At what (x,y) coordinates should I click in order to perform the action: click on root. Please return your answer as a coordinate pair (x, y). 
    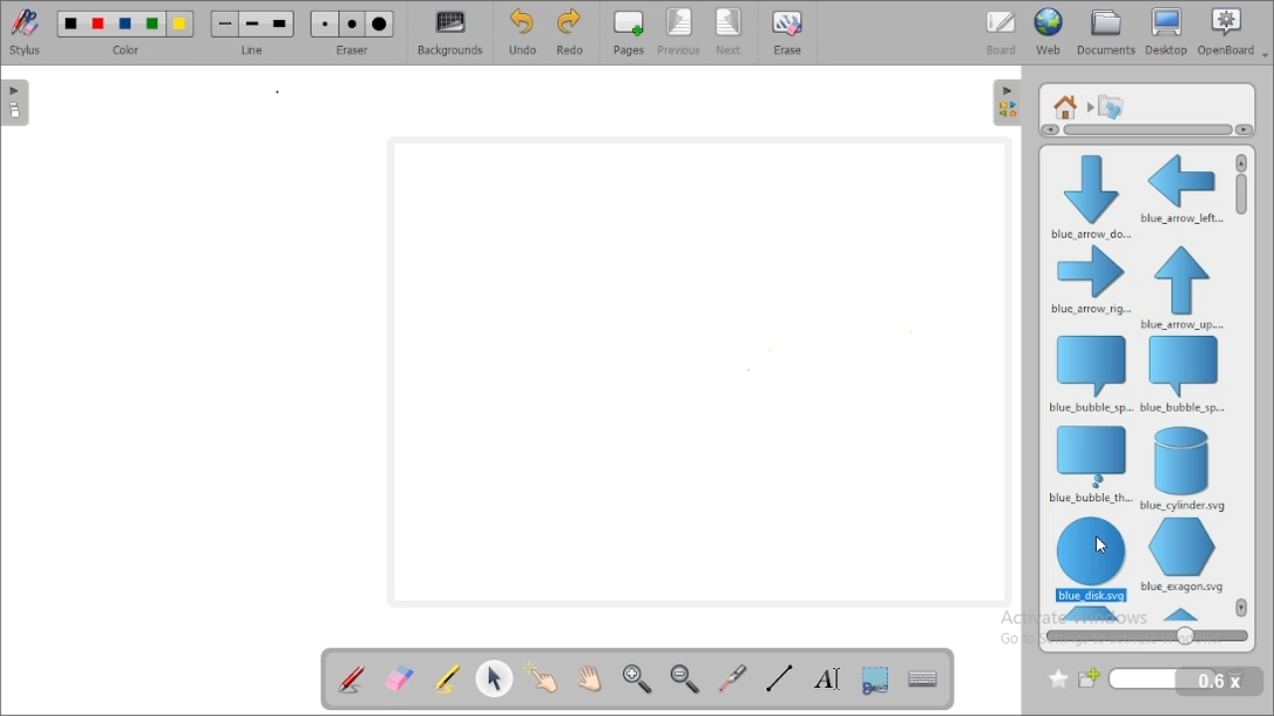
    Looking at the image, I should click on (1066, 106).